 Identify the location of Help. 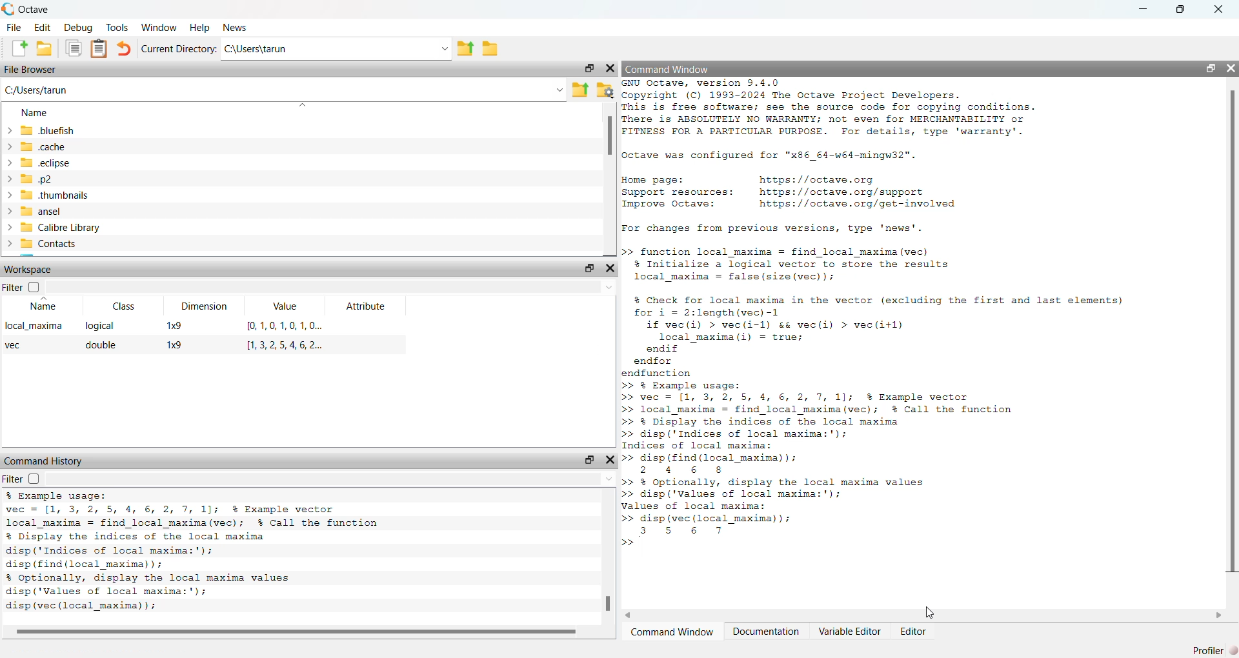
(200, 26).